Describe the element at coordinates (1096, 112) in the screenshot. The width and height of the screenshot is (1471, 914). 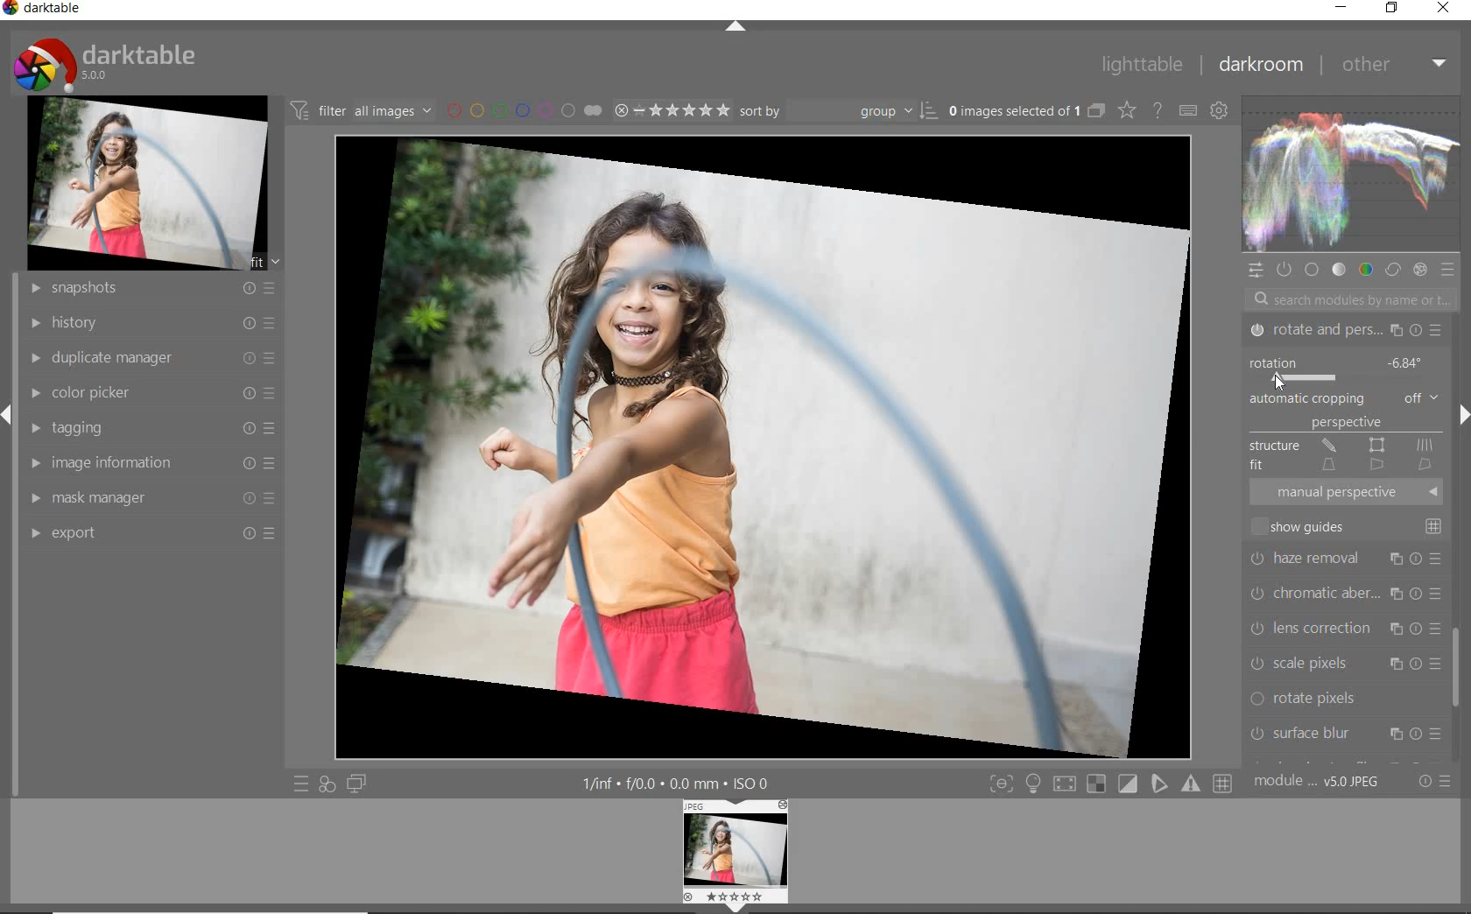
I see `collapse grouped images` at that location.